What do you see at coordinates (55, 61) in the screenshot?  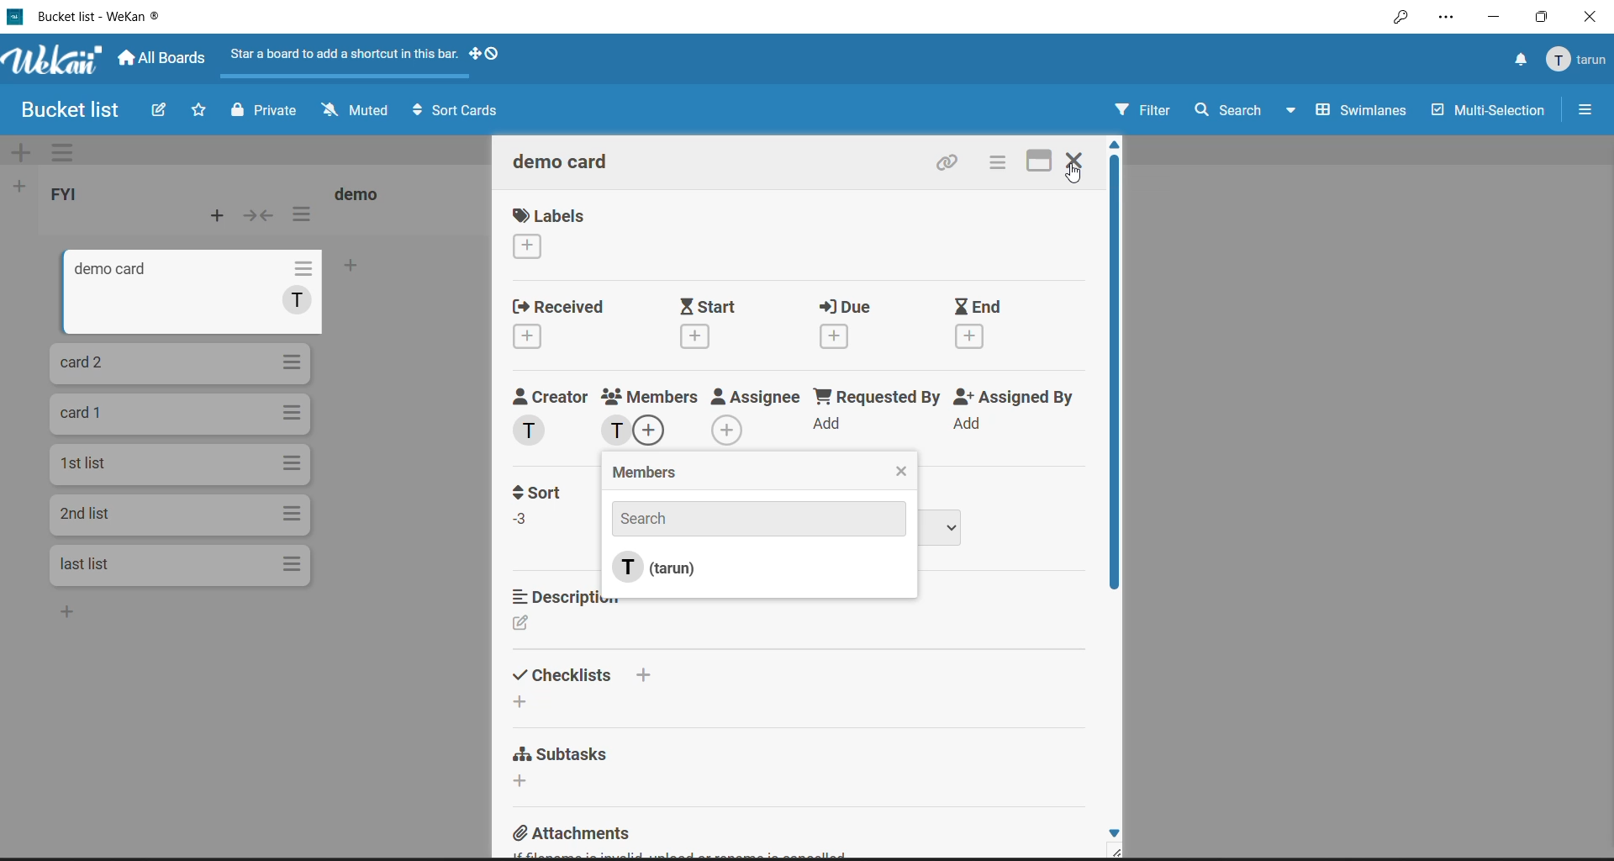 I see `app name and logo` at bounding box center [55, 61].